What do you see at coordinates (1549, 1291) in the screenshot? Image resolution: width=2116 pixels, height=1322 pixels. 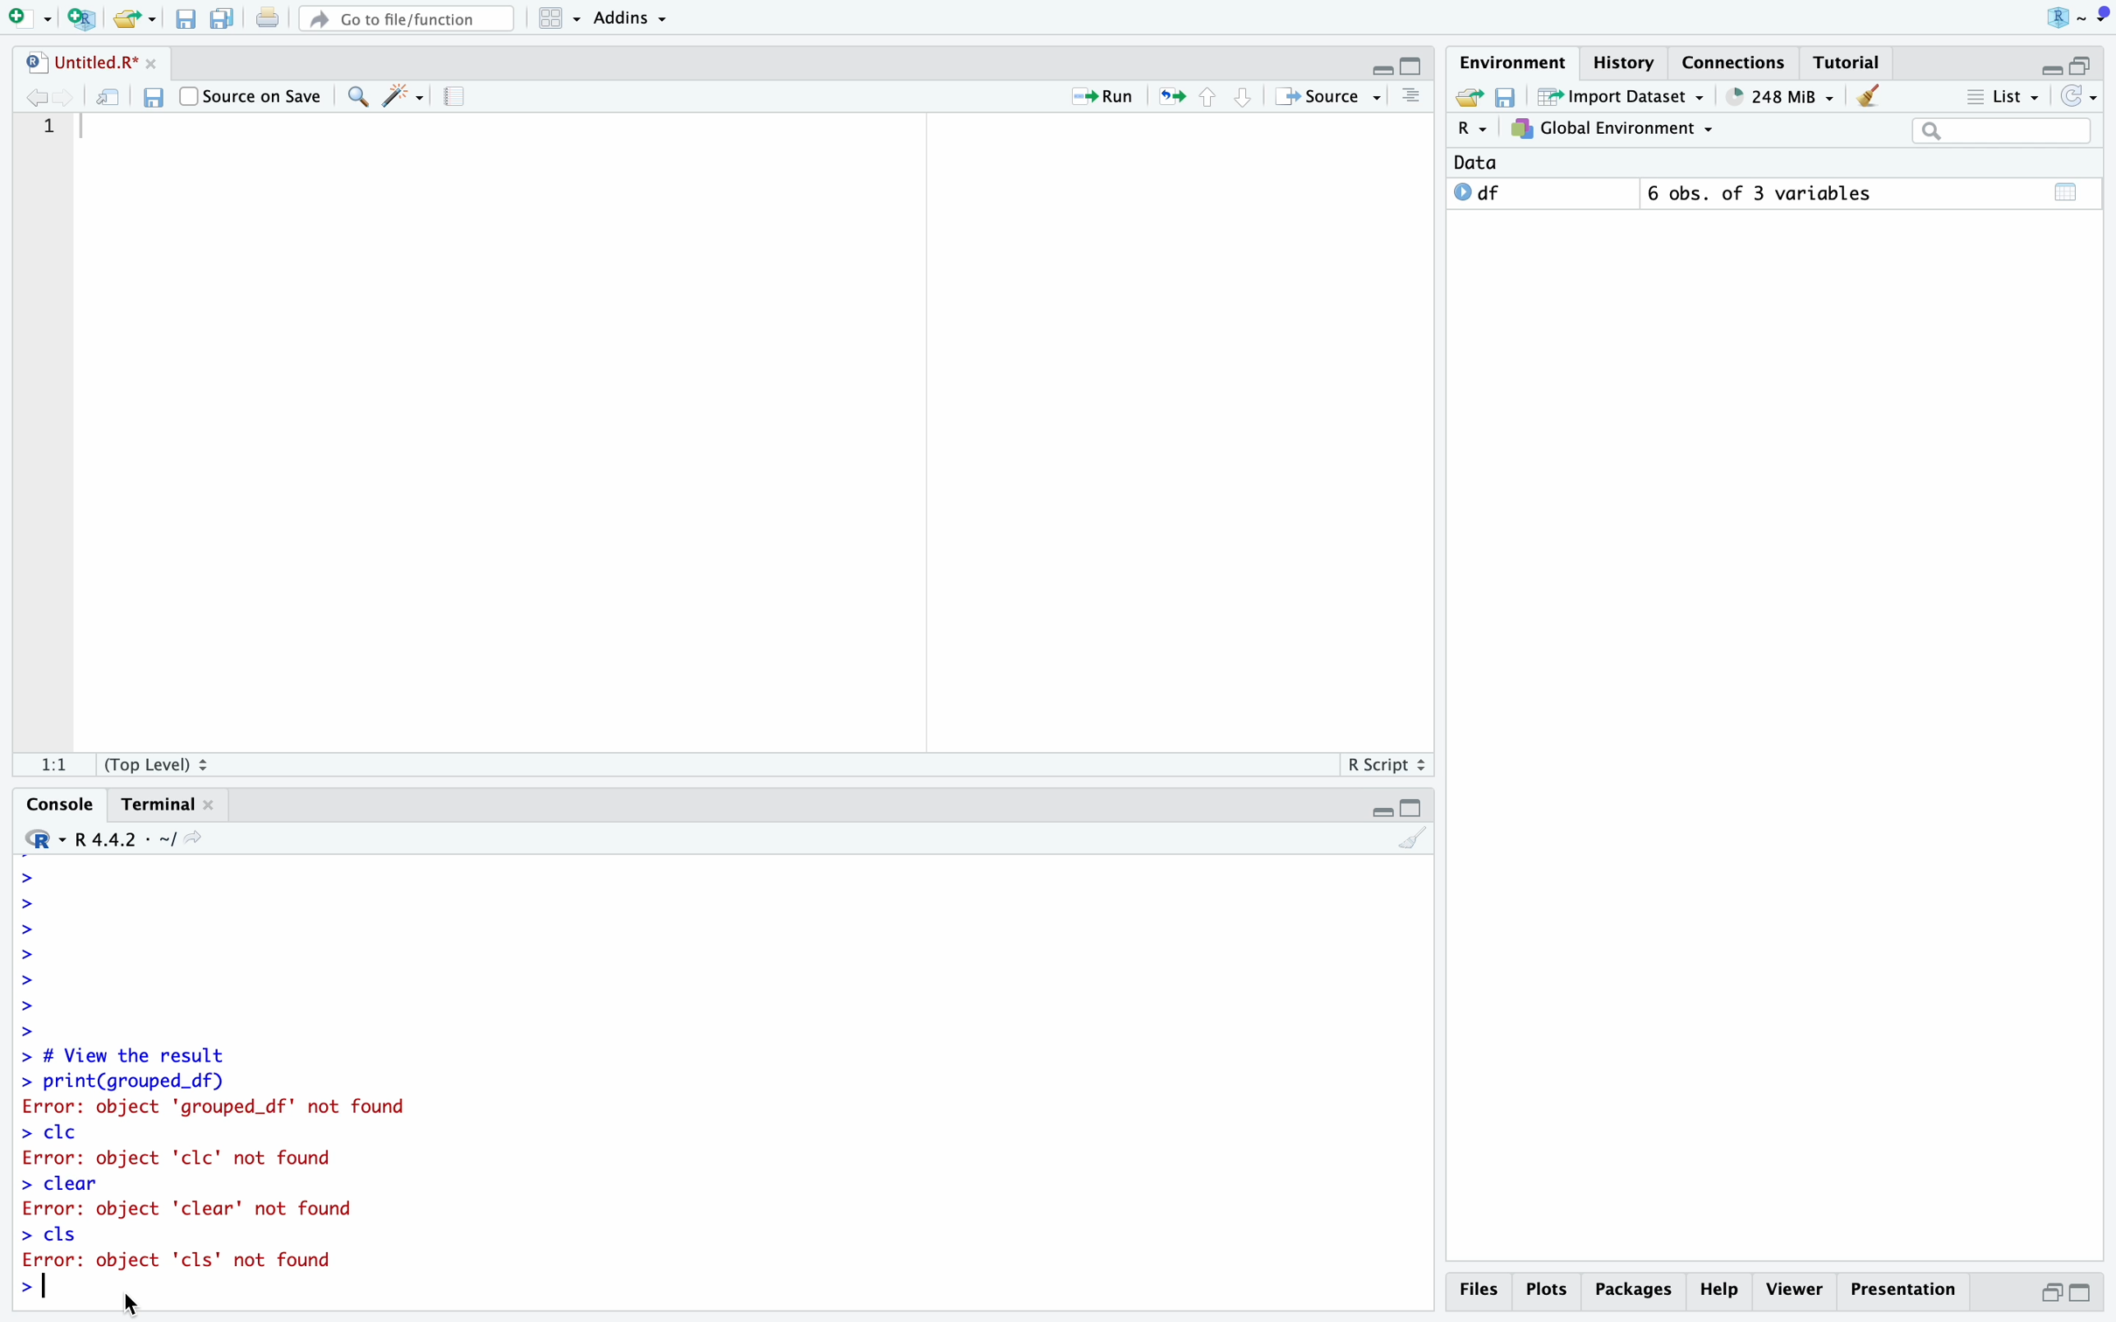 I see `Plots` at bounding box center [1549, 1291].